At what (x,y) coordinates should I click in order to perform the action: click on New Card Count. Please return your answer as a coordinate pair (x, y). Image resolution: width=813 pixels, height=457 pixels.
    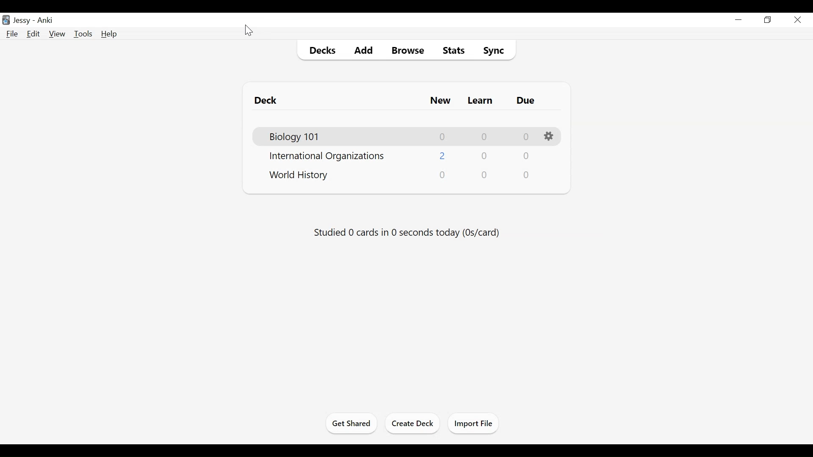
    Looking at the image, I should click on (442, 138).